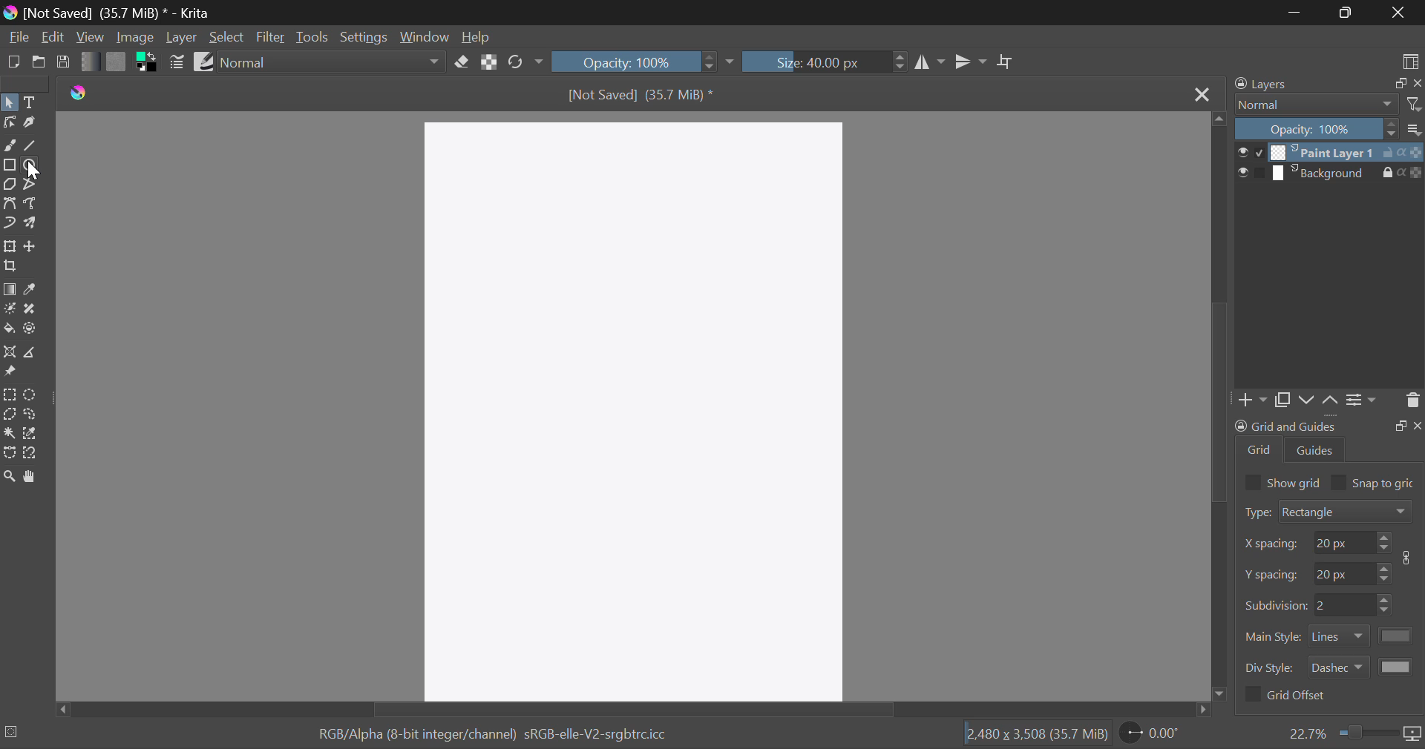 The height and width of the screenshot is (749, 1425). Describe the element at coordinates (1033, 735) in the screenshot. I see `Document Dimensions` at that location.